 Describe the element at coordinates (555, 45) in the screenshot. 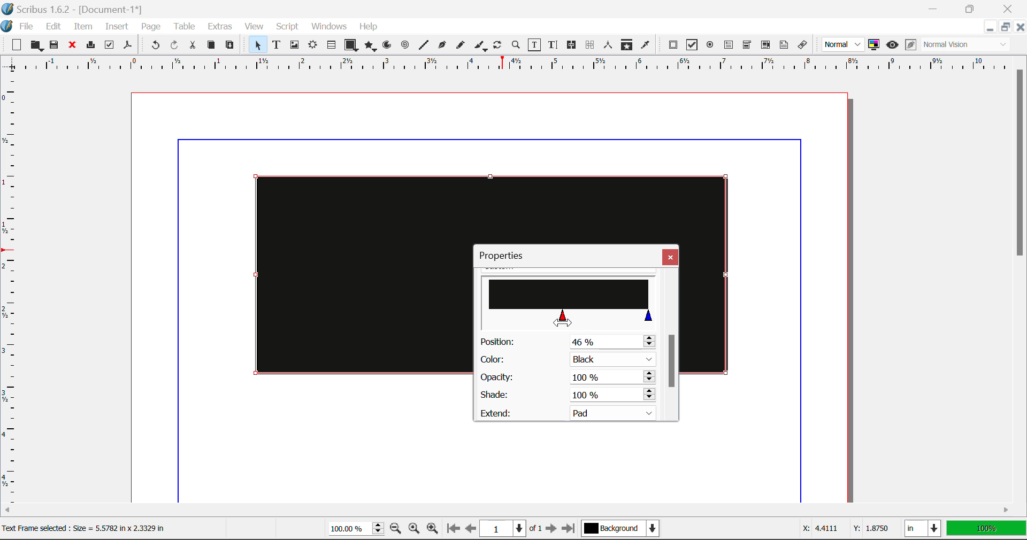

I see `Edit Text with Story Editor` at that location.